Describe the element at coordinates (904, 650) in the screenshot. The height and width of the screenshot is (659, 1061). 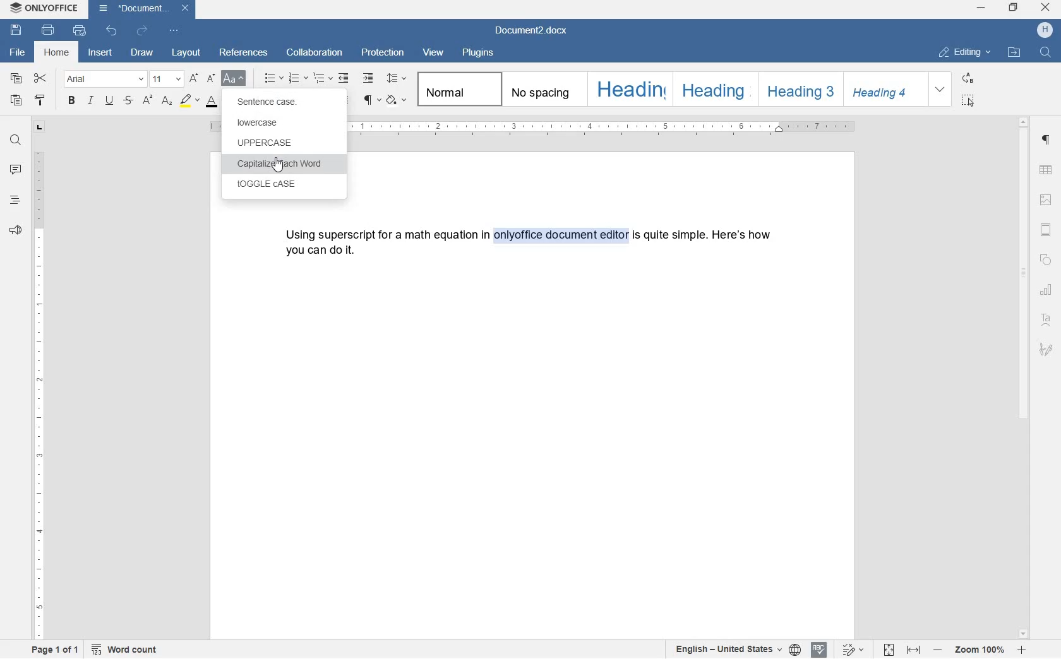
I see `fit to page or fit to width` at that location.